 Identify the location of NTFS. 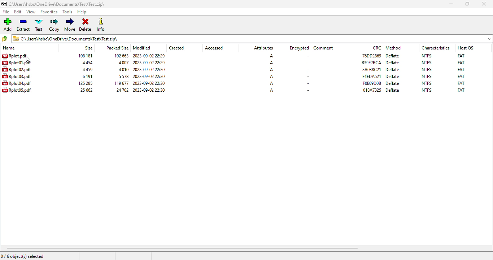
(427, 76).